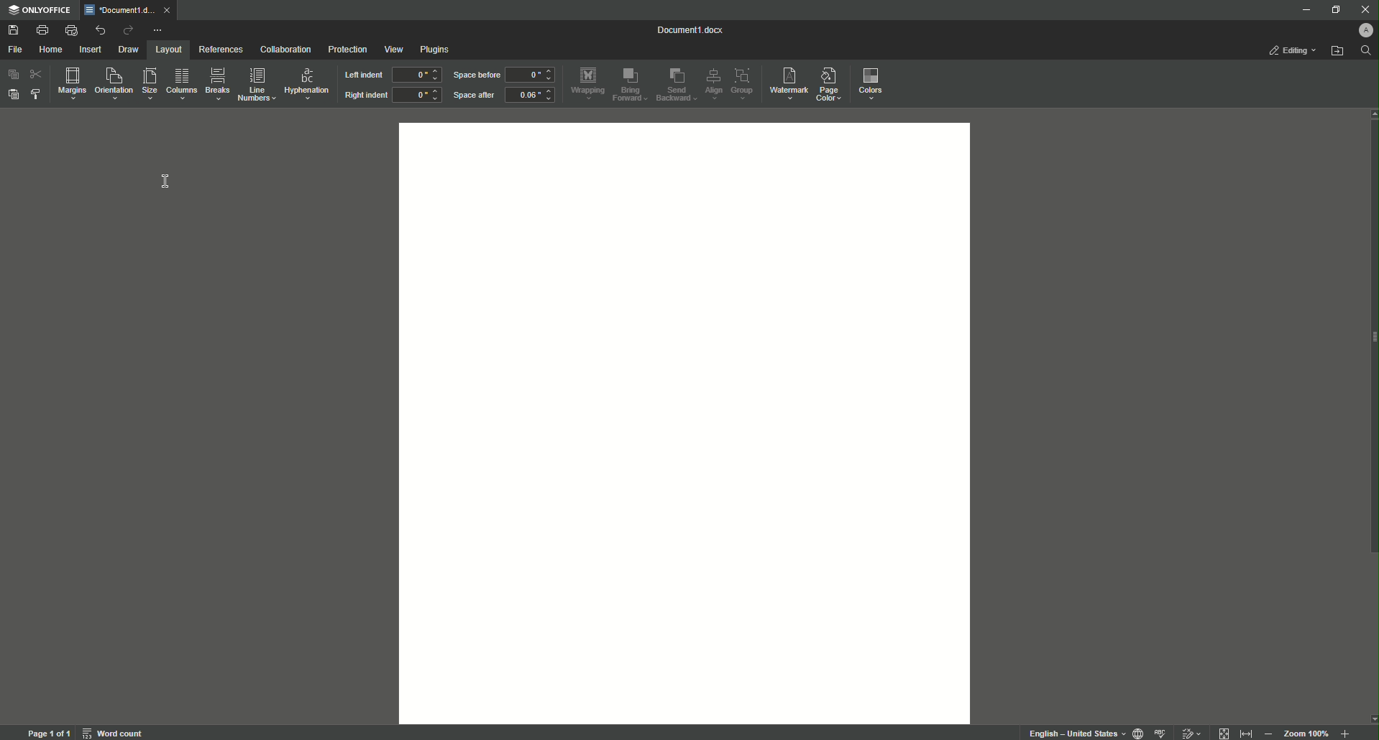  Describe the element at coordinates (587, 82) in the screenshot. I see `Wrapping` at that location.